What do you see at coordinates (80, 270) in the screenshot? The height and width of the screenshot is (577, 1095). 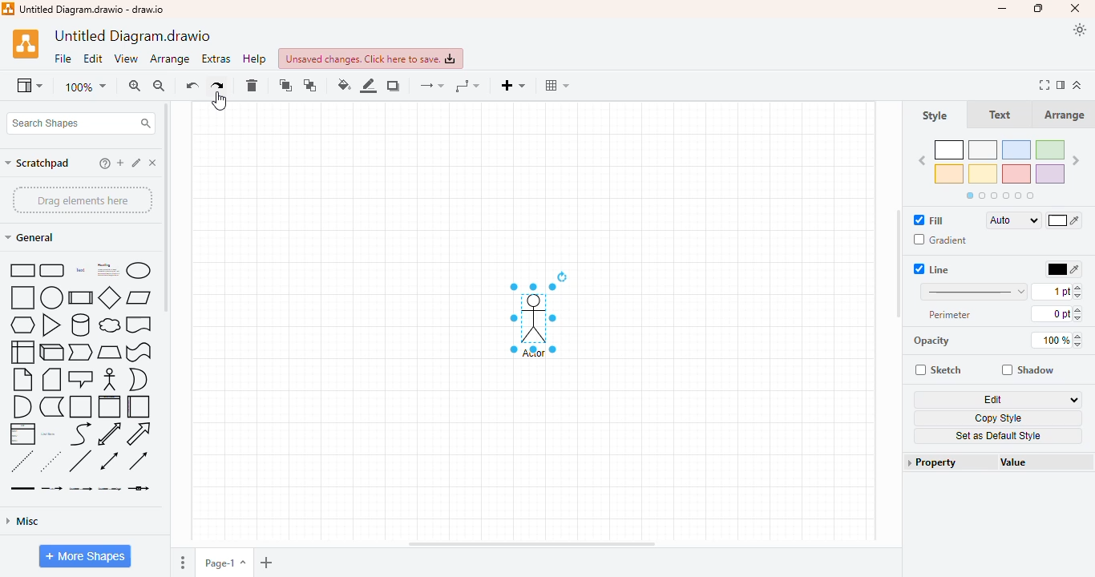 I see `text` at bounding box center [80, 270].